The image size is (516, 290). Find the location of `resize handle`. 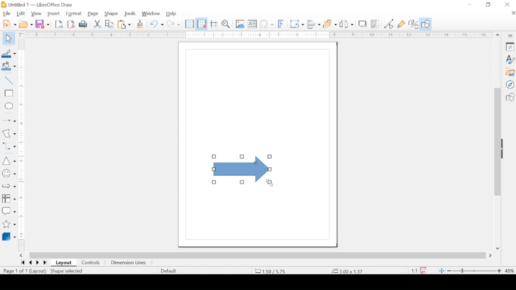

resize handle is located at coordinates (214, 169).